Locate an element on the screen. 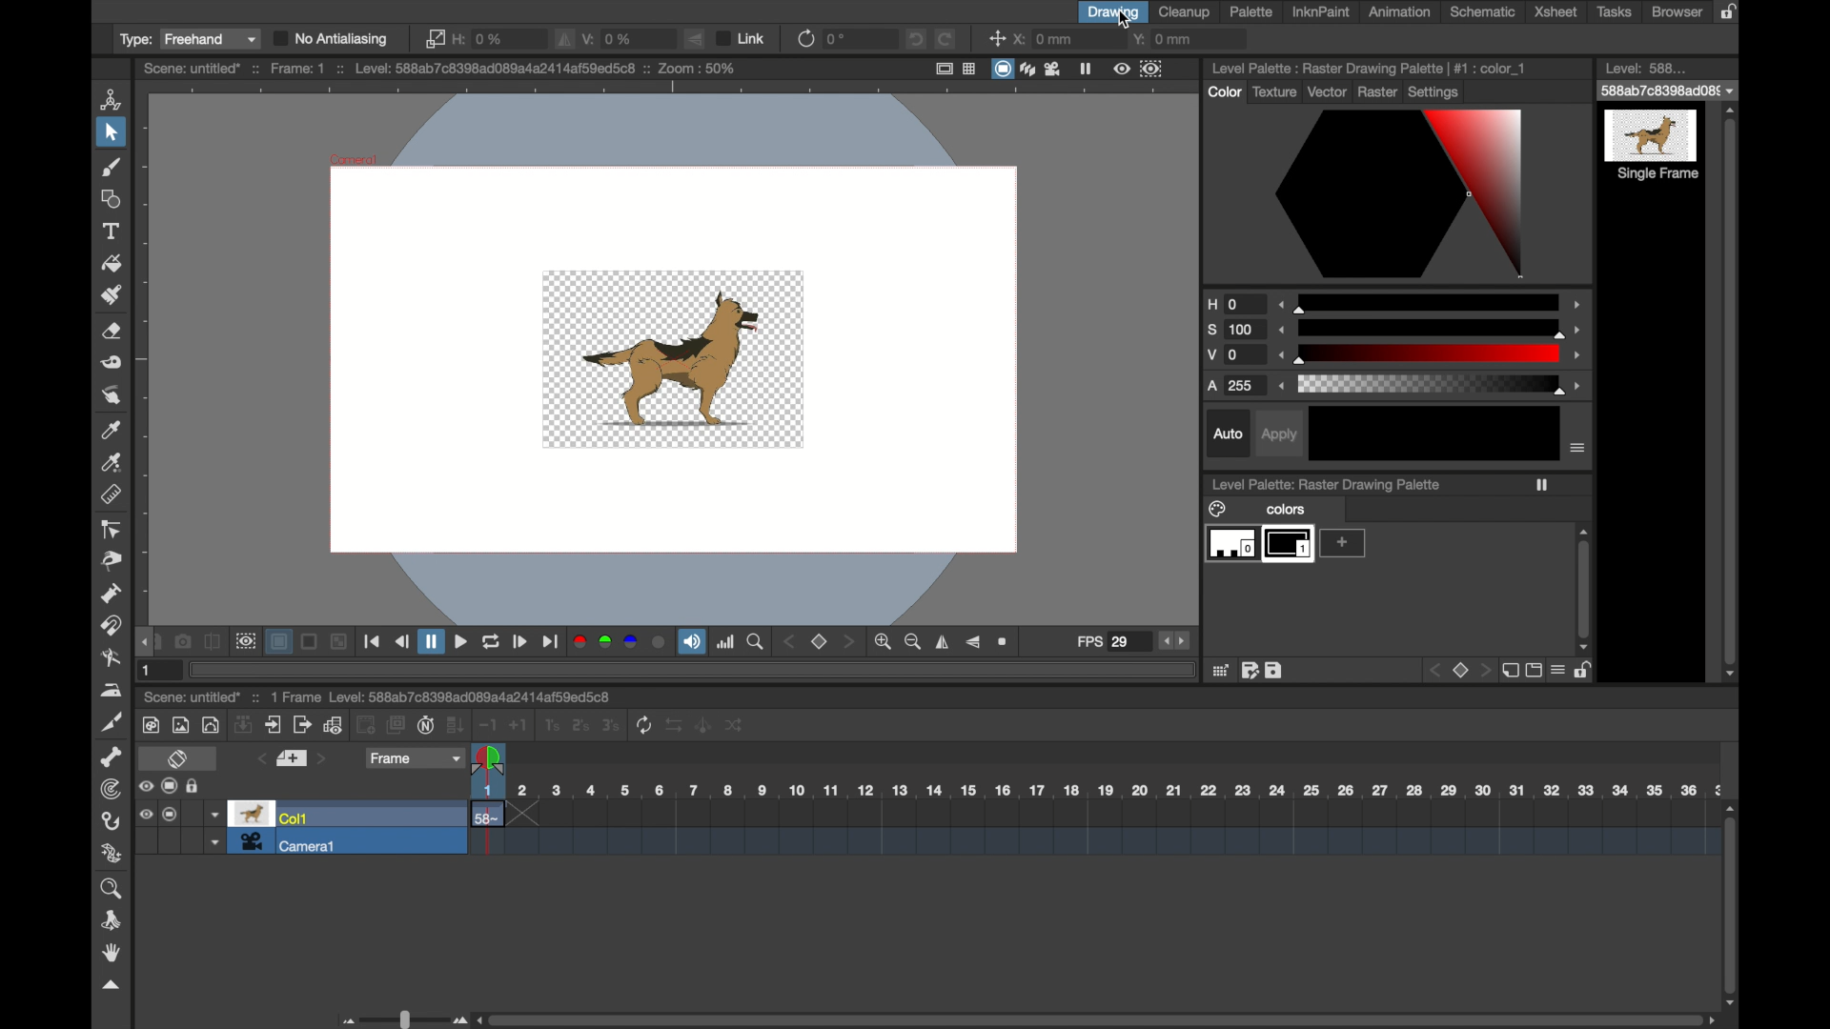 The height and width of the screenshot is (1029, 1830). pause is located at coordinates (1555, 483).